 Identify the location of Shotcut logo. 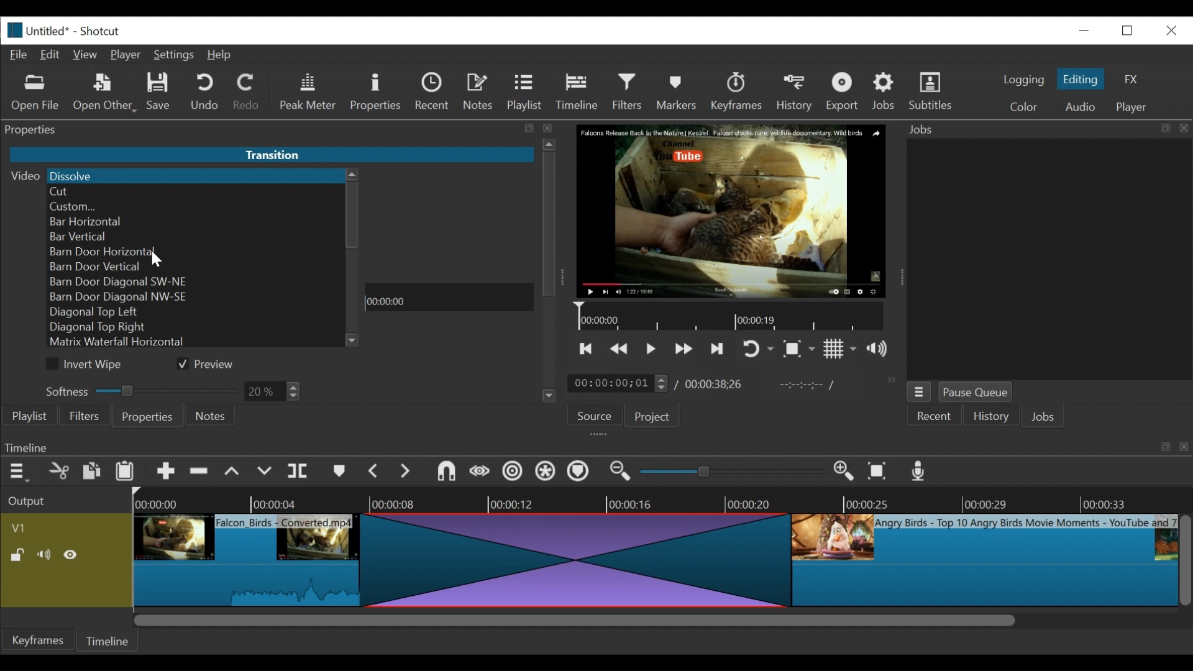
(12, 29).